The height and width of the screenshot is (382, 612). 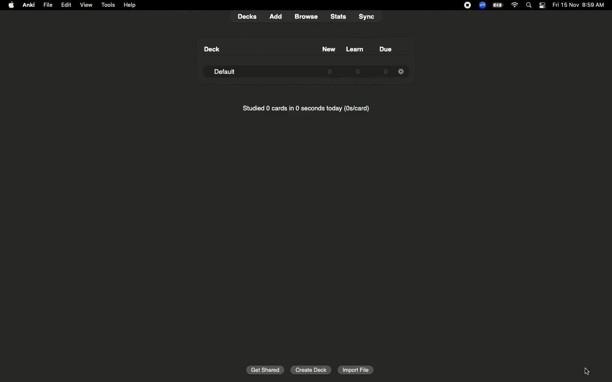 I want to click on Due, so click(x=387, y=49).